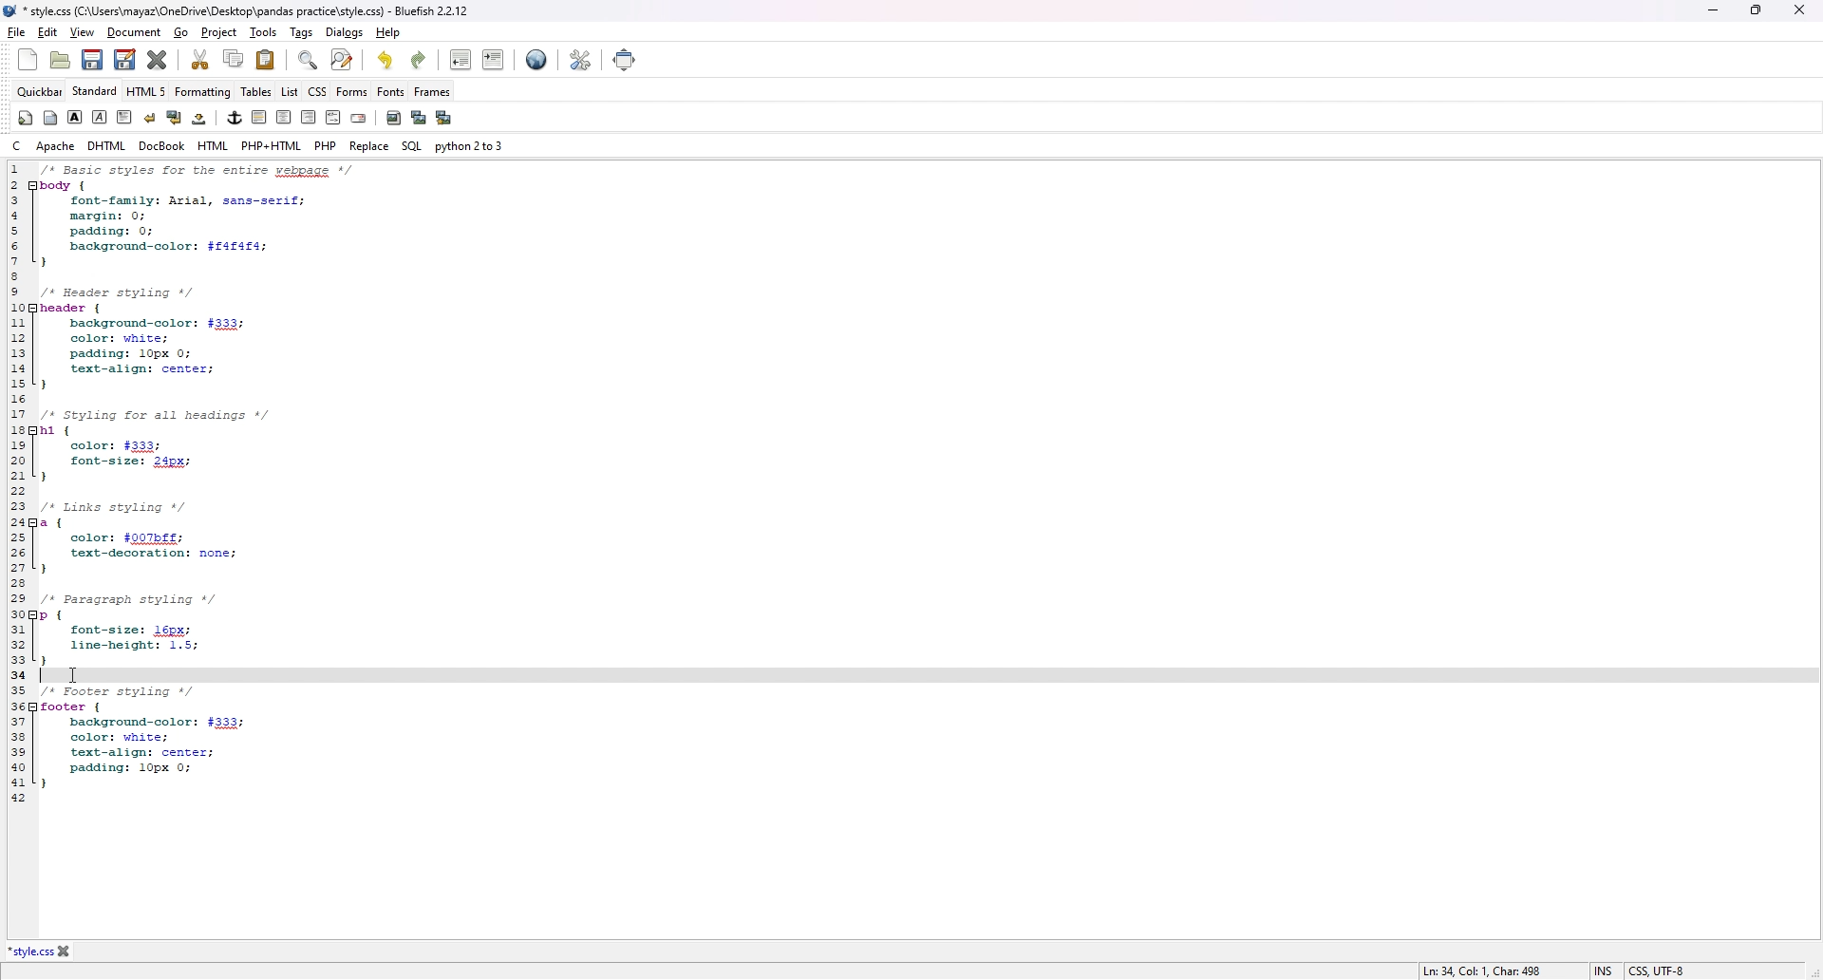 This screenshot has height=980, width=1823. Describe the element at coordinates (394, 118) in the screenshot. I see `insert image` at that location.